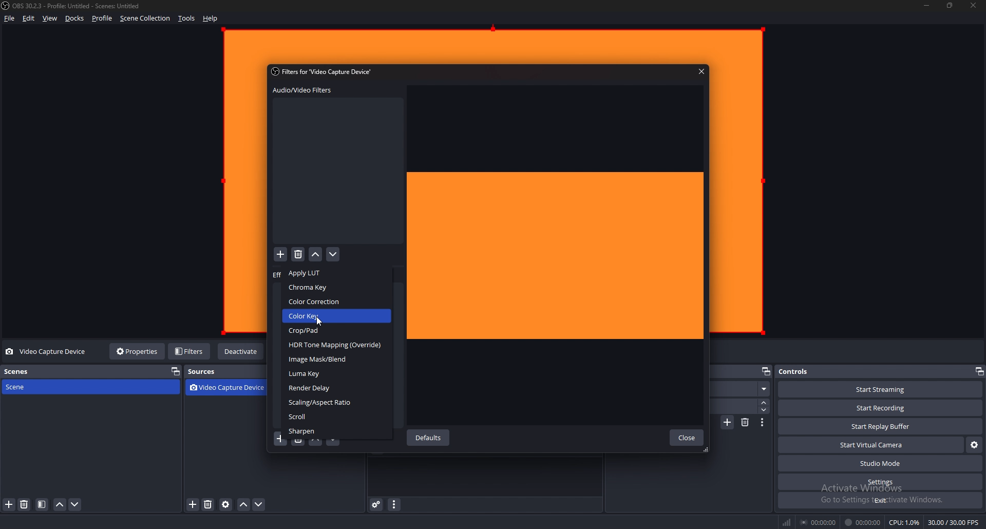 This screenshot has height=529, width=986. What do you see at coordinates (80, 7) in the screenshot?
I see `OBS 30.2.3 - Profile: Untitled - Scenes: Untitled` at bounding box center [80, 7].